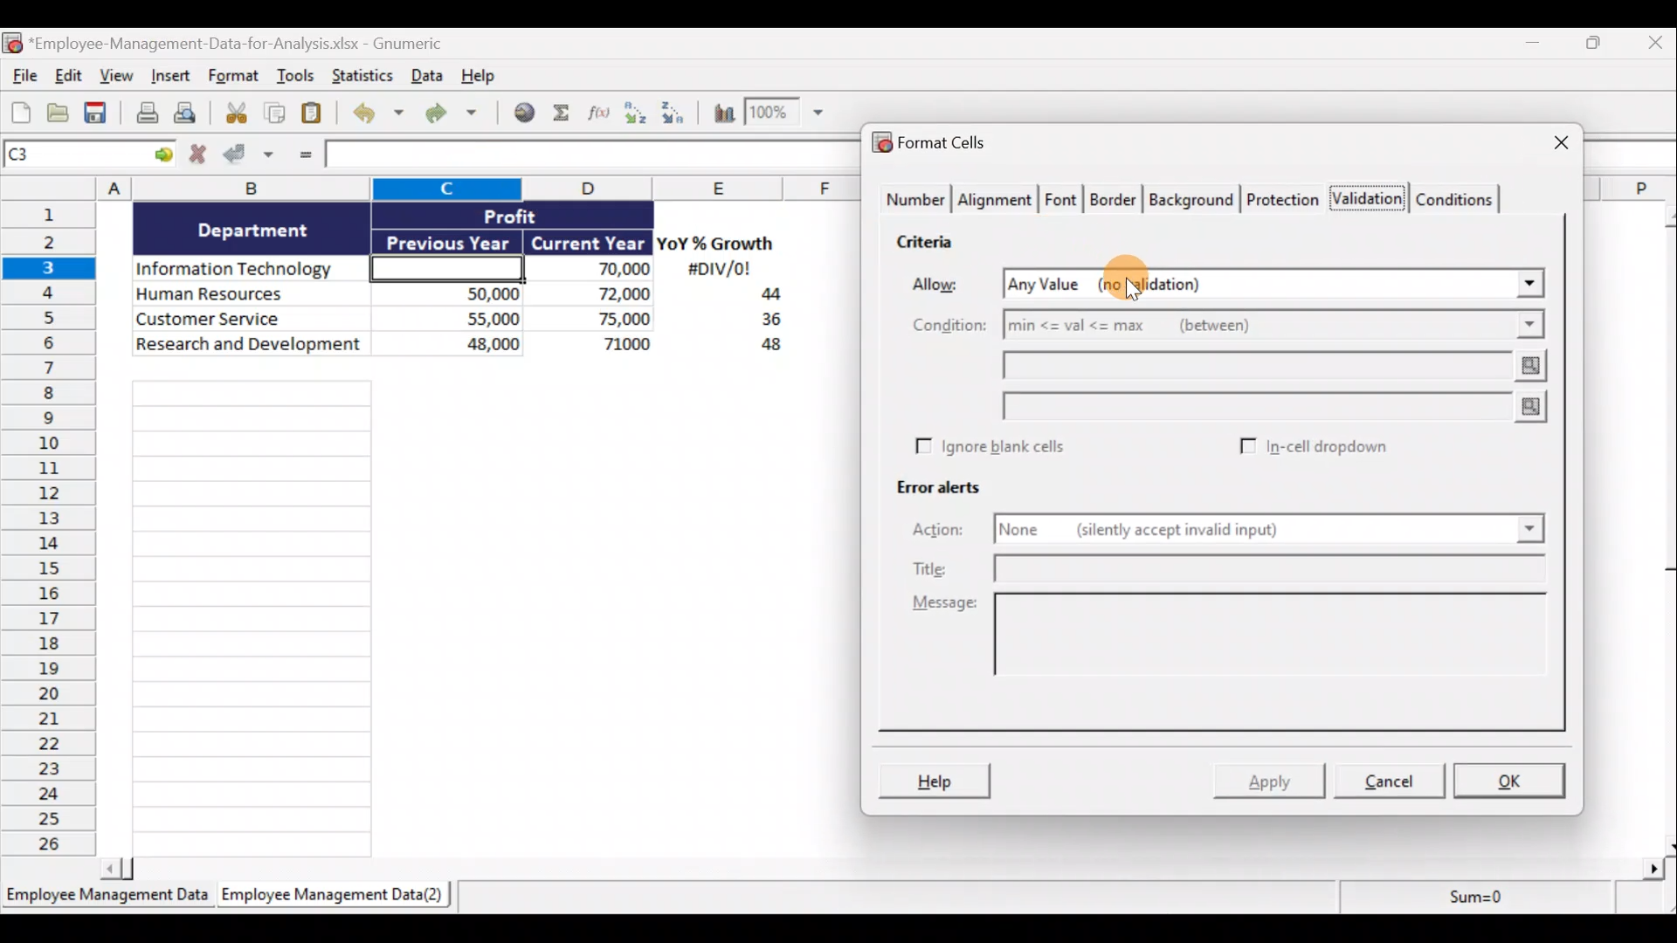  What do you see at coordinates (198, 156) in the screenshot?
I see `Cancel changes` at bounding box center [198, 156].